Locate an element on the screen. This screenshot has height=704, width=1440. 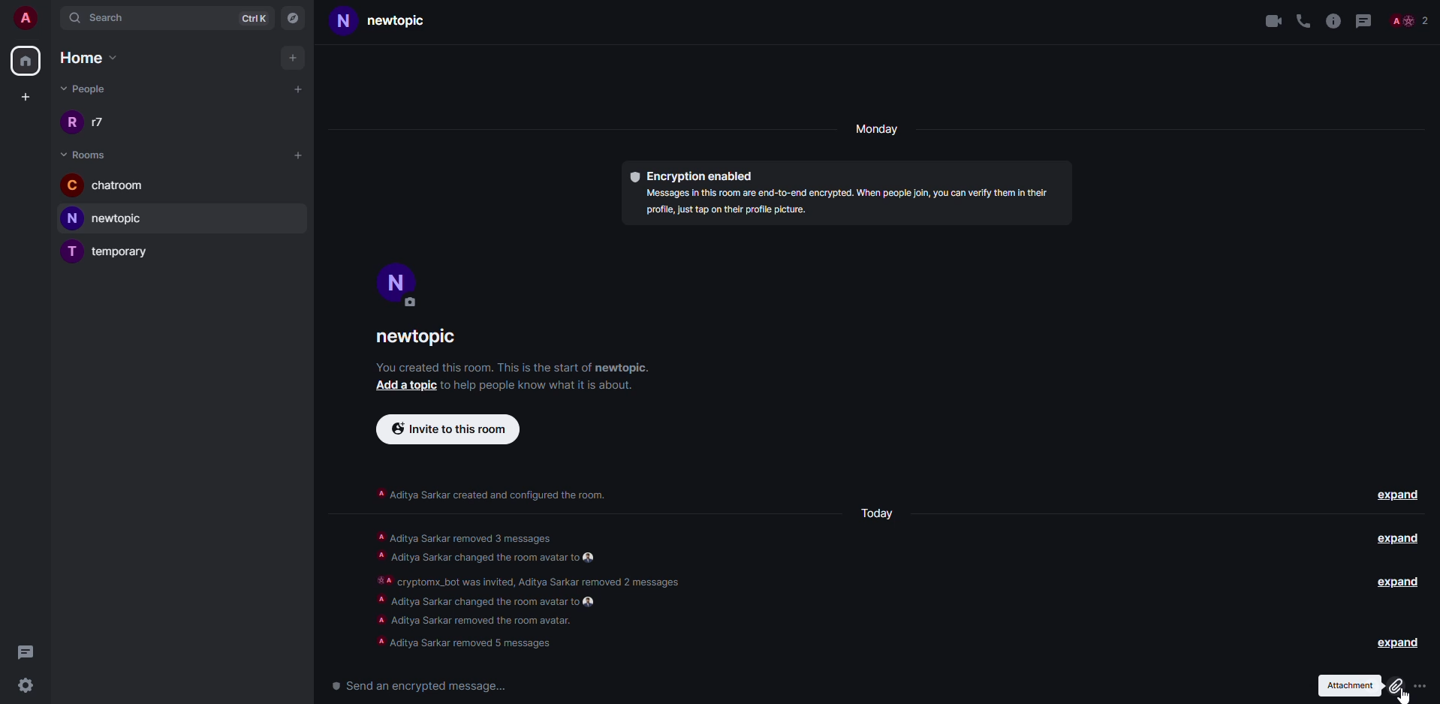
attachment is located at coordinates (1345, 687).